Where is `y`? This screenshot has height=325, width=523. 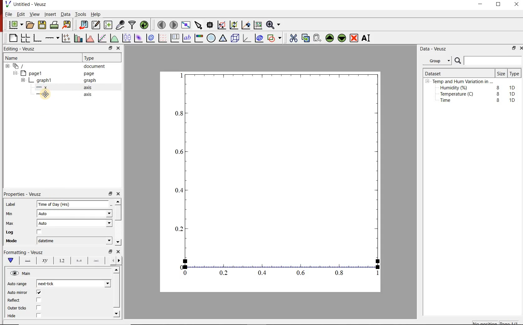 y is located at coordinates (46, 95).